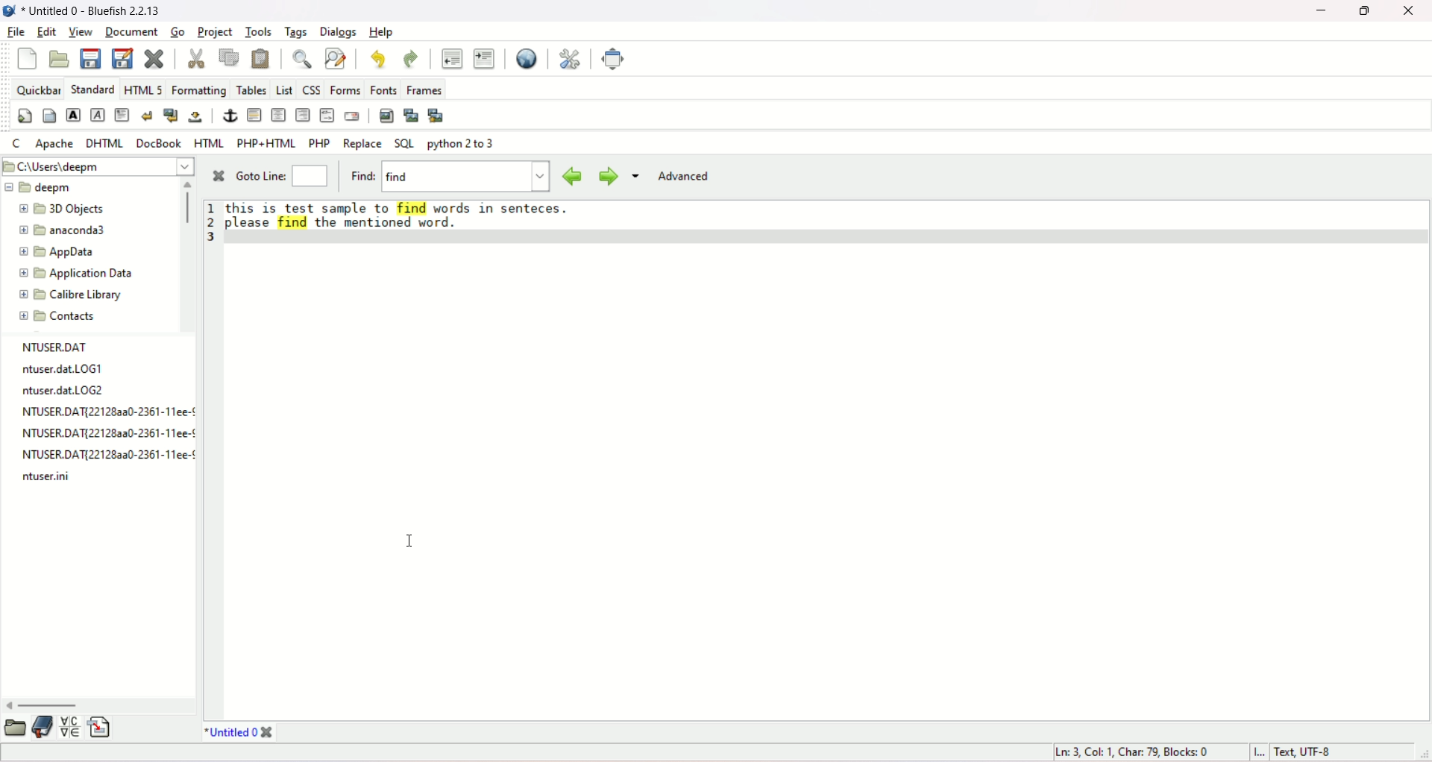  What do you see at coordinates (571, 174) in the screenshot?
I see `previous` at bounding box center [571, 174].